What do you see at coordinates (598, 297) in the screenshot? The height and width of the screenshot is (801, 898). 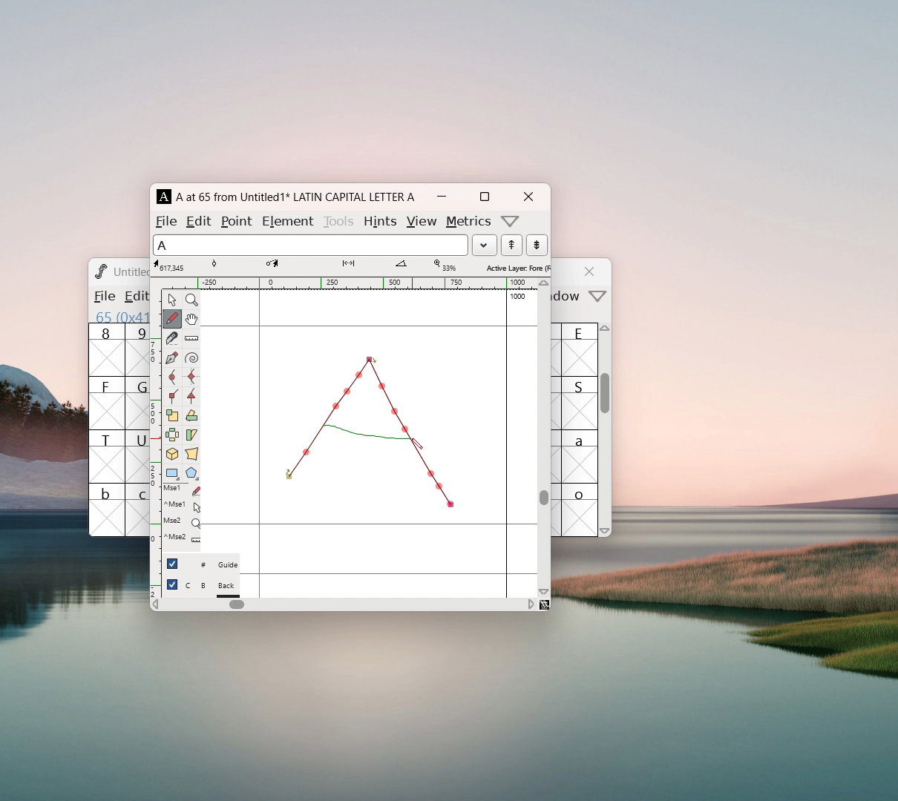 I see `more options` at bounding box center [598, 297].